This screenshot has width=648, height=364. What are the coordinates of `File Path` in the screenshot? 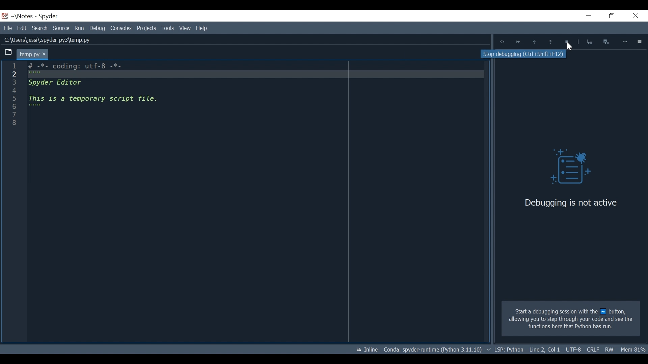 It's located at (46, 40).